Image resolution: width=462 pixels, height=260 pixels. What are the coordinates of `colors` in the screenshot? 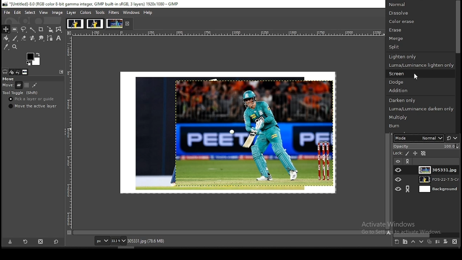 It's located at (86, 13).